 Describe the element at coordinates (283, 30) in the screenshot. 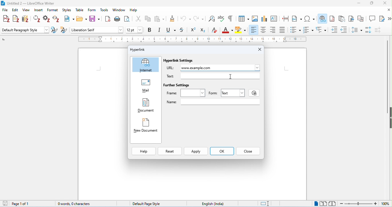

I see `justified` at that location.